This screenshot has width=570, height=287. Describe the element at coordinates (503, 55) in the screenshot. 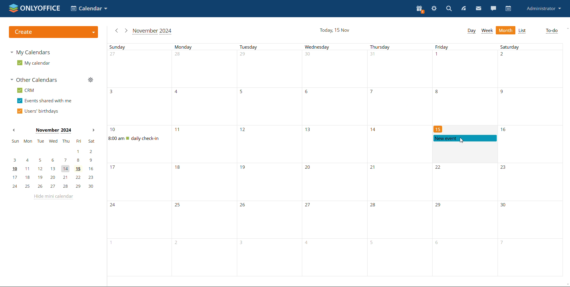

I see `Number` at that location.